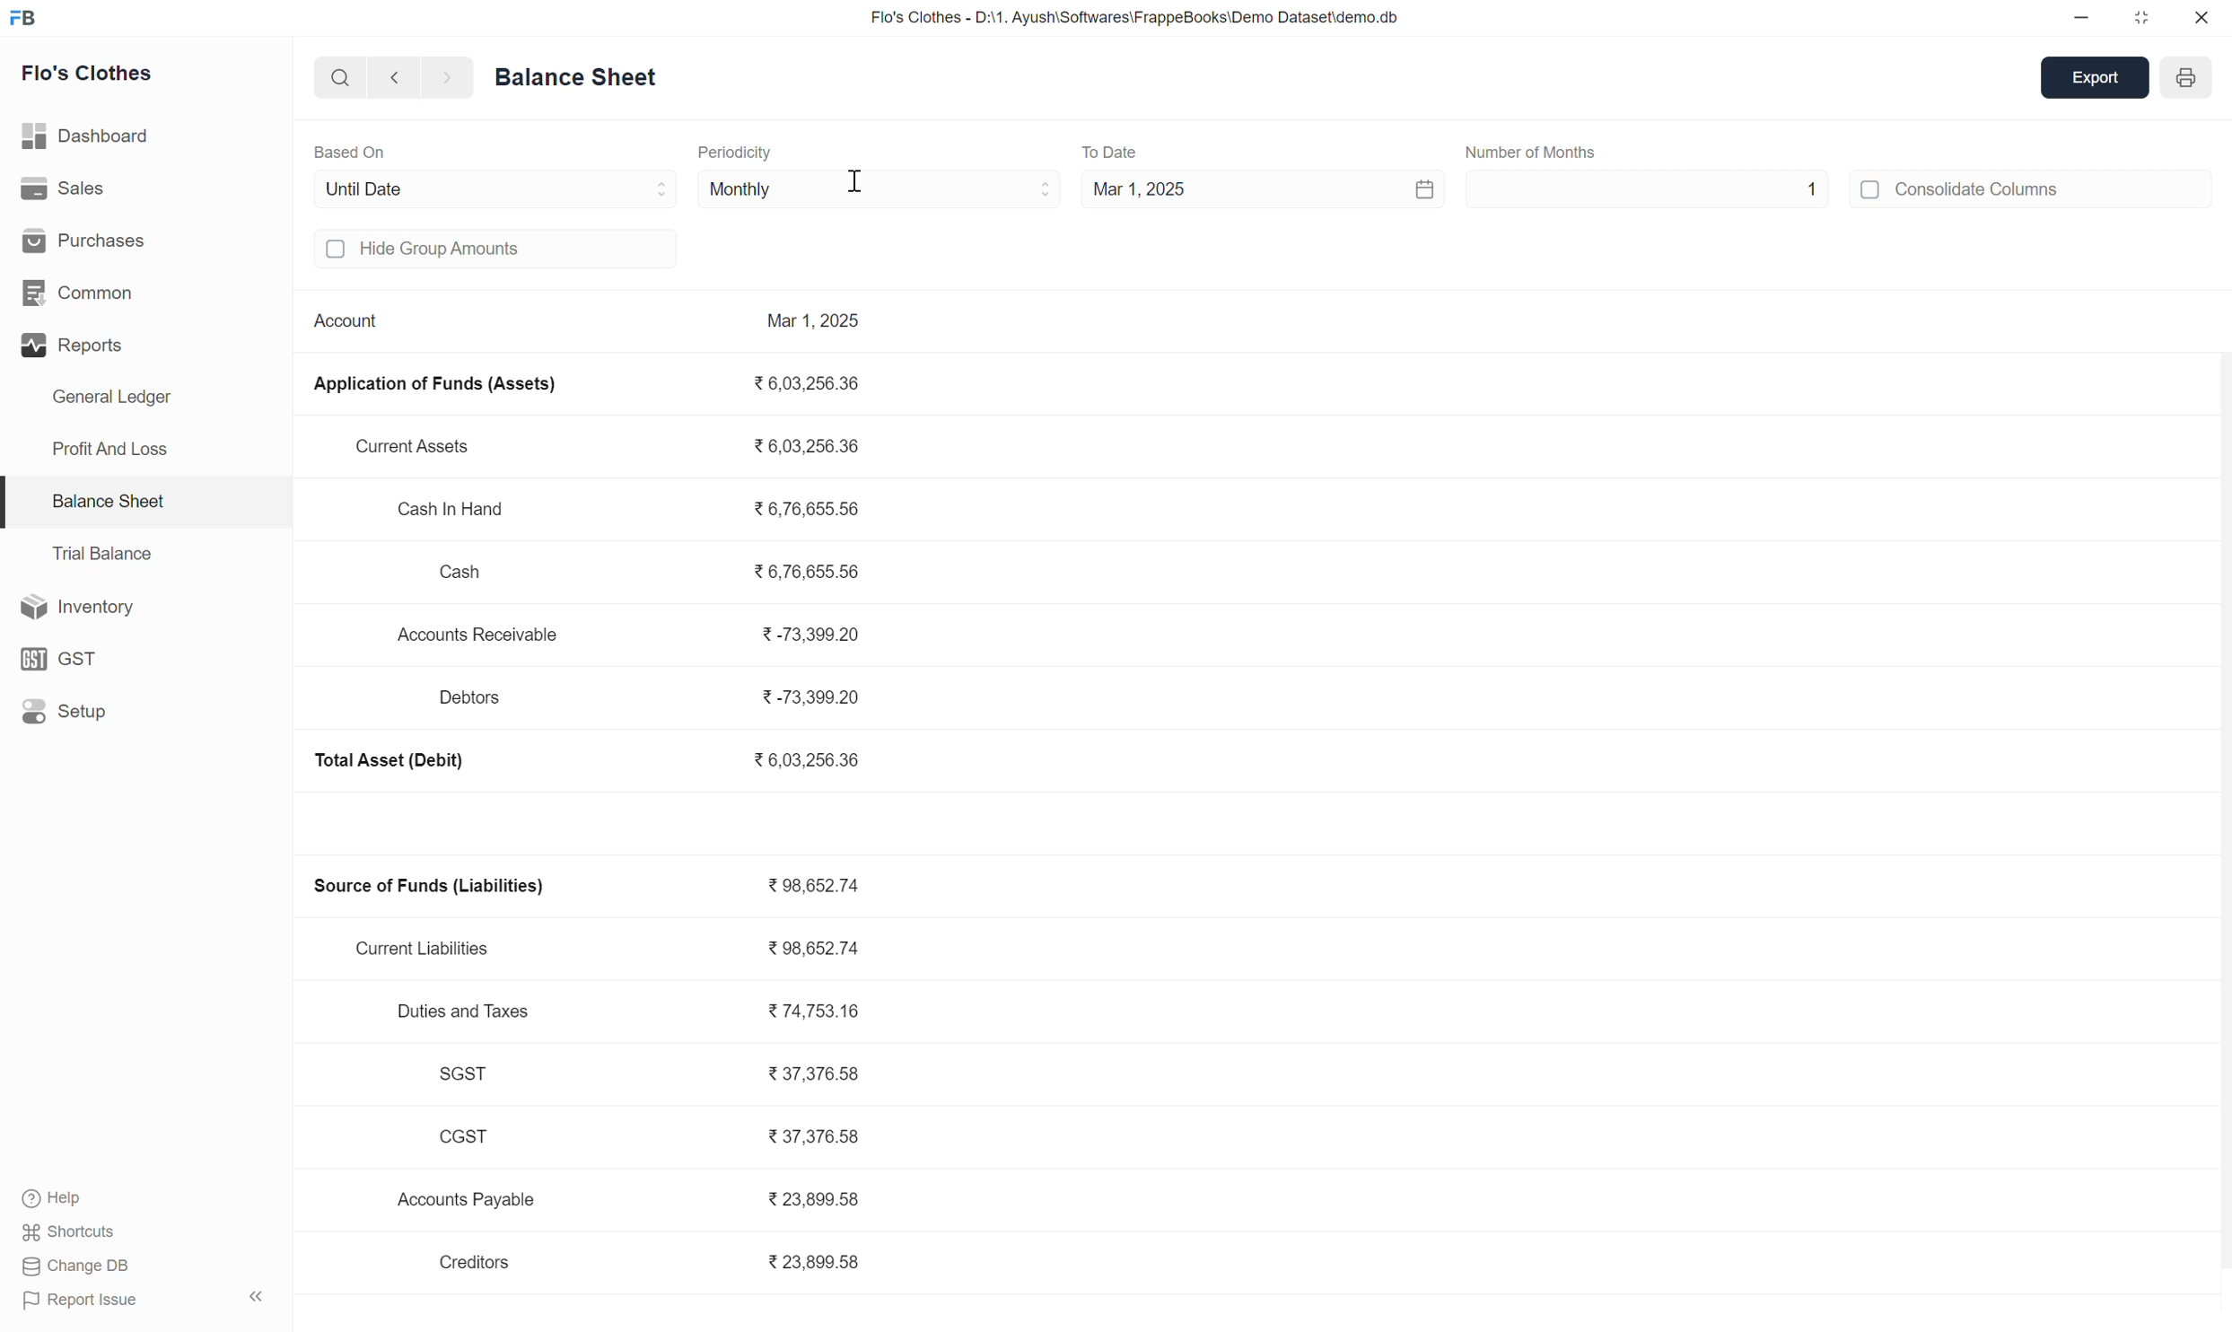  I want to click on search, so click(337, 78).